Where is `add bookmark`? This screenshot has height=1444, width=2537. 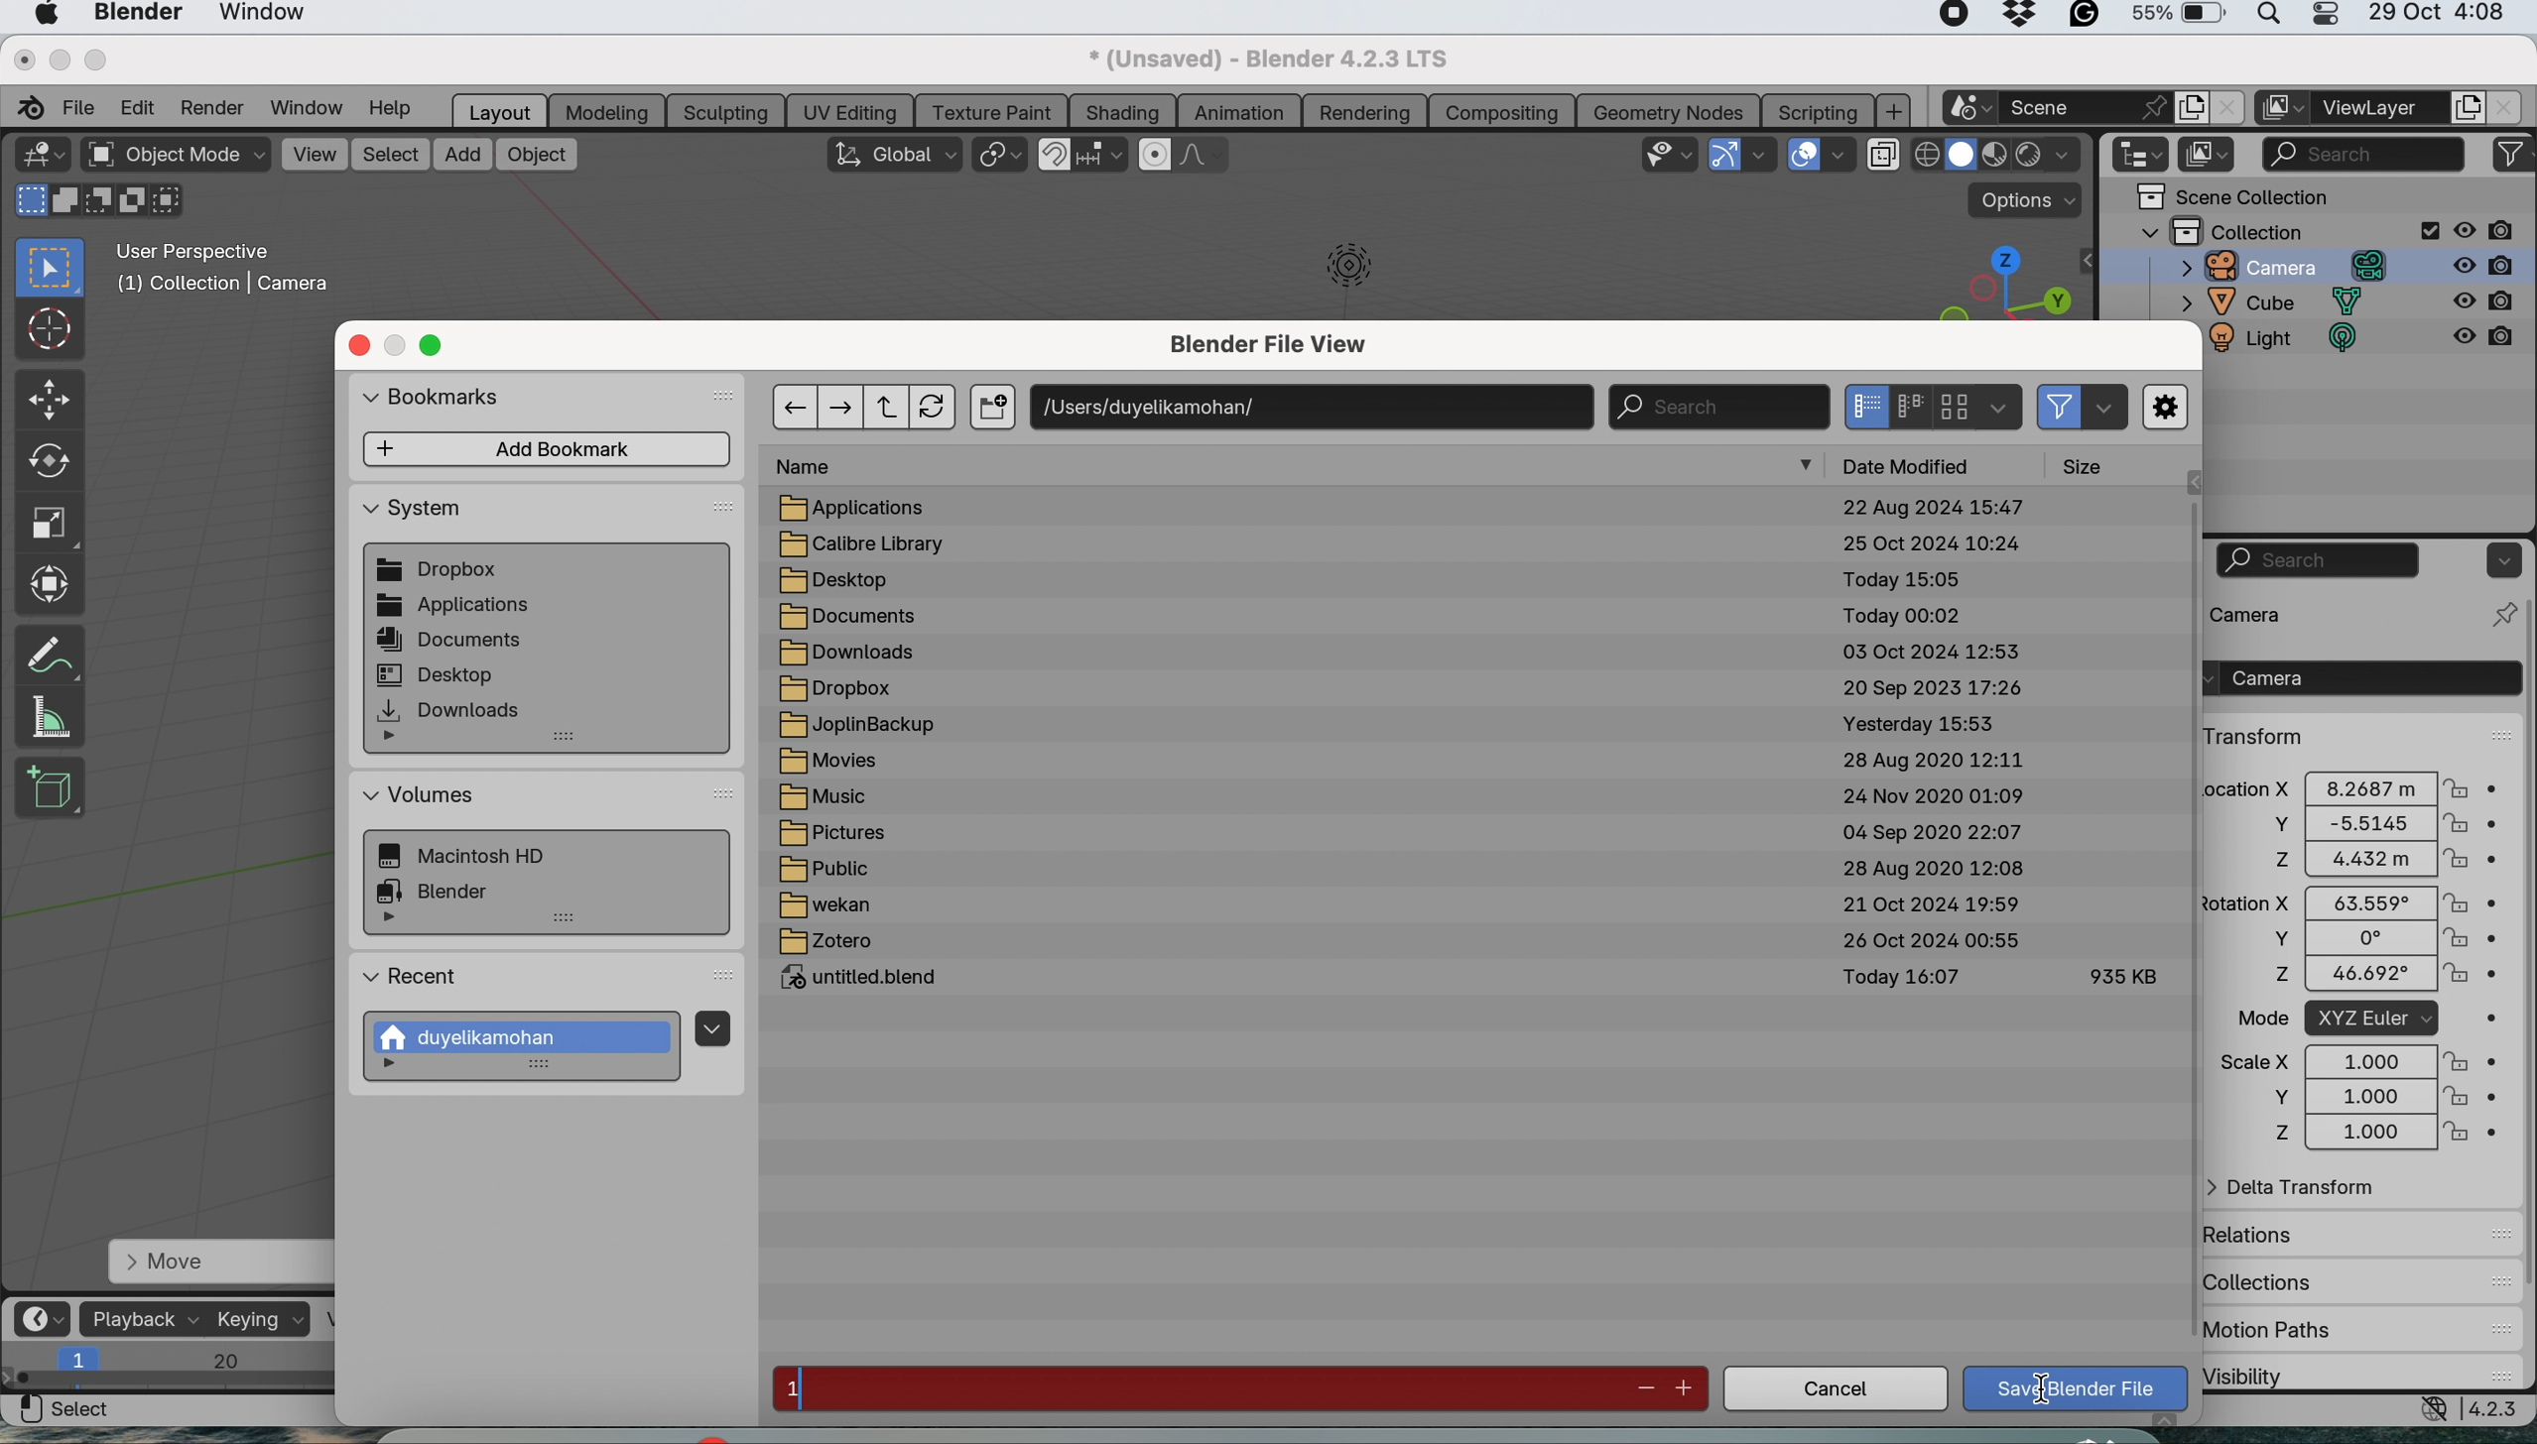 add bookmark is located at coordinates (550, 449).